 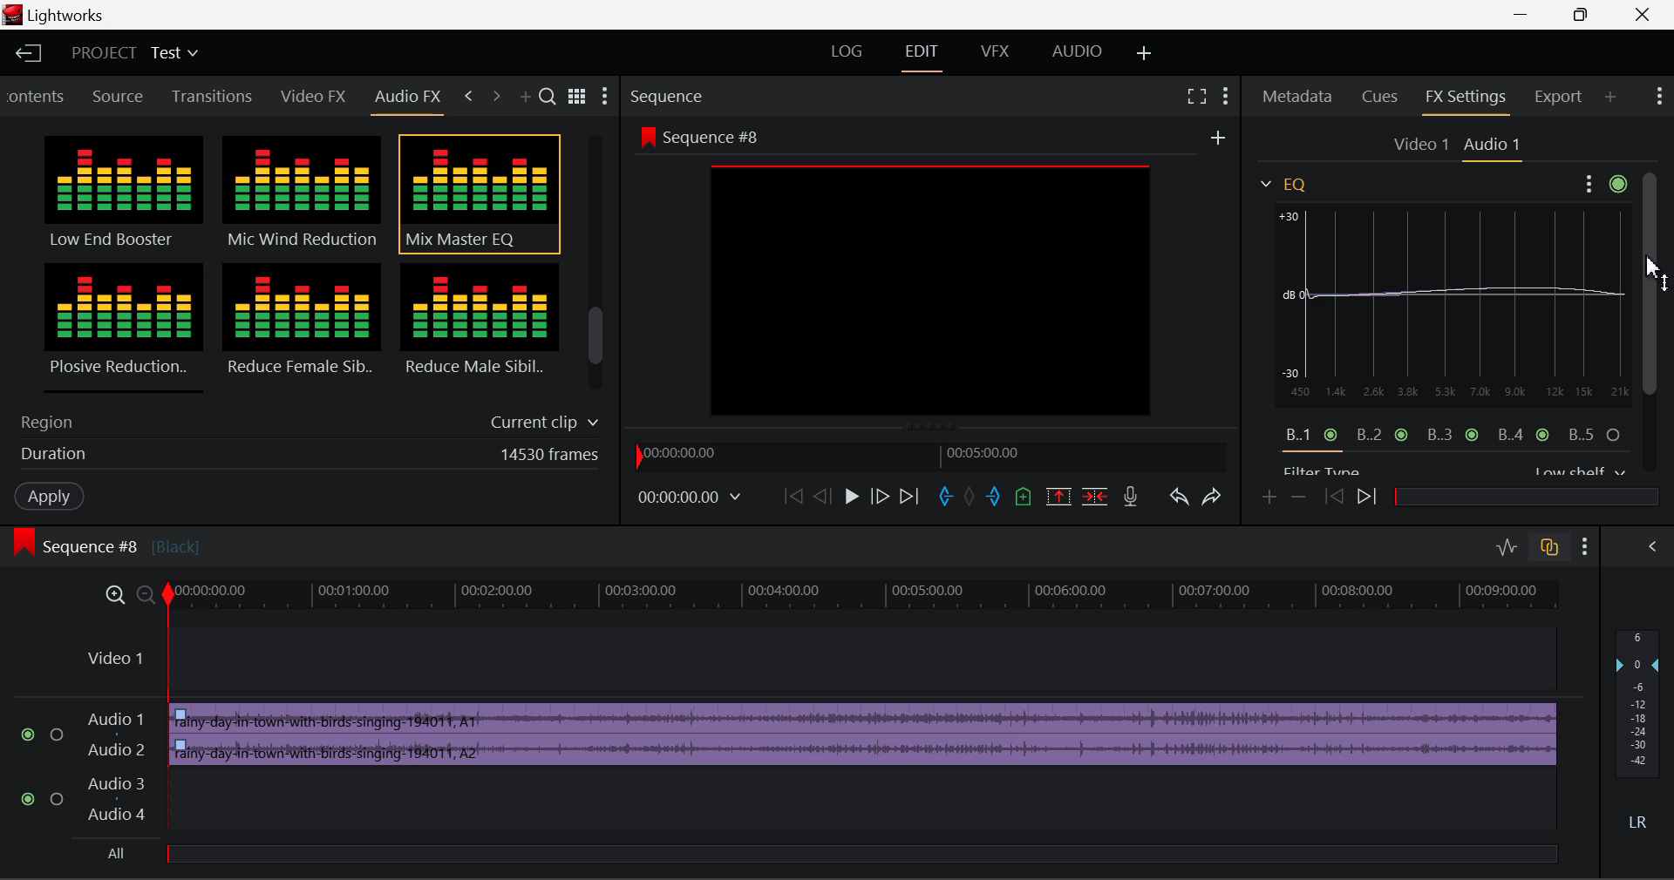 I want to click on Show Settings, so click(x=1657, y=93).